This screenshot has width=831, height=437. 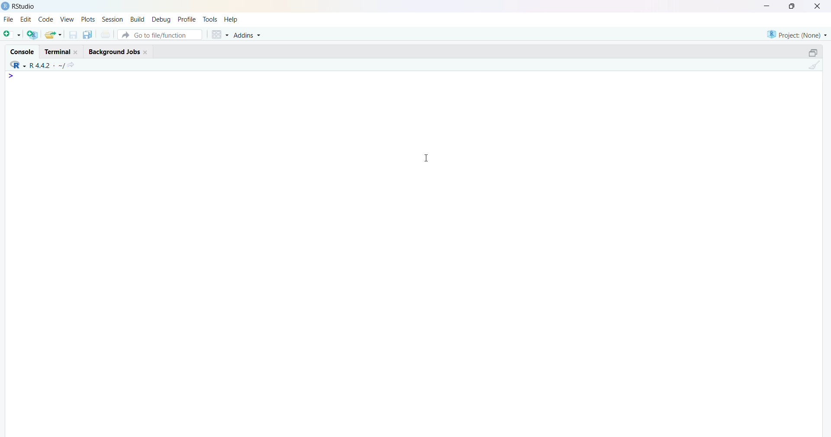 I want to click on share, so click(x=72, y=65).